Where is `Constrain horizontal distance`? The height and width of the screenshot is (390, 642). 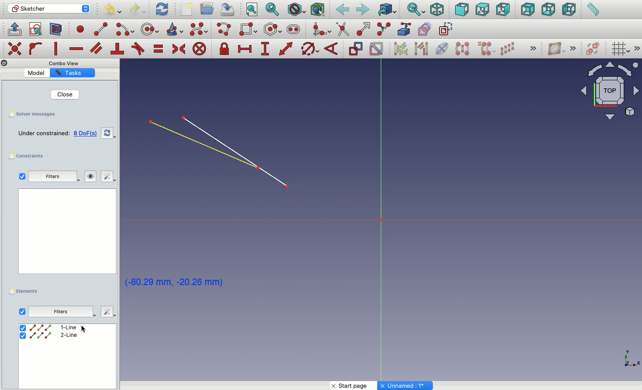 Constrain horizontal distance is located at coordinates (247, 50).